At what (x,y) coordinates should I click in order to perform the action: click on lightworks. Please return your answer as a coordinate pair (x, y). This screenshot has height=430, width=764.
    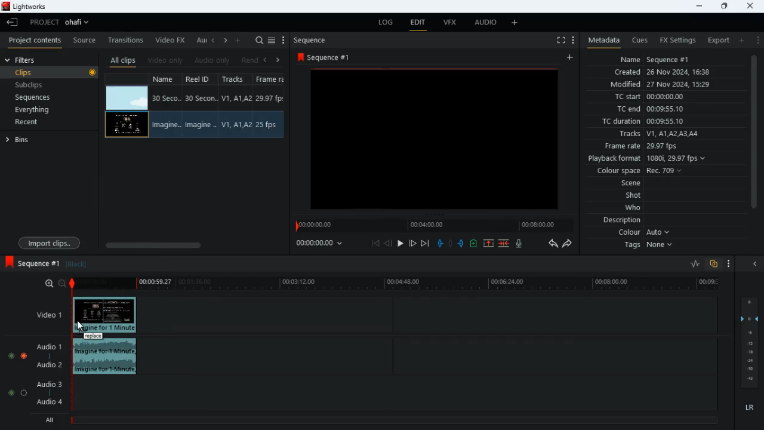
    Looking at the image, I should click on (28, 7).